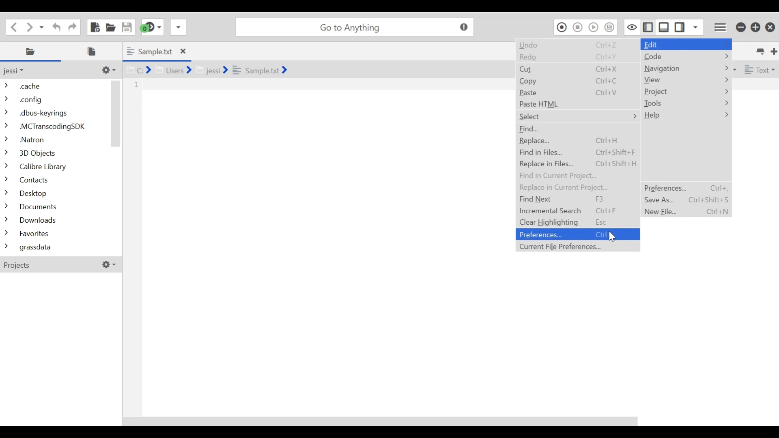 The image size is (779, 438). What do you see at coordinates (759, 50) in the screenshot?
I see `List all tabs` at bounding box center [759, 50].